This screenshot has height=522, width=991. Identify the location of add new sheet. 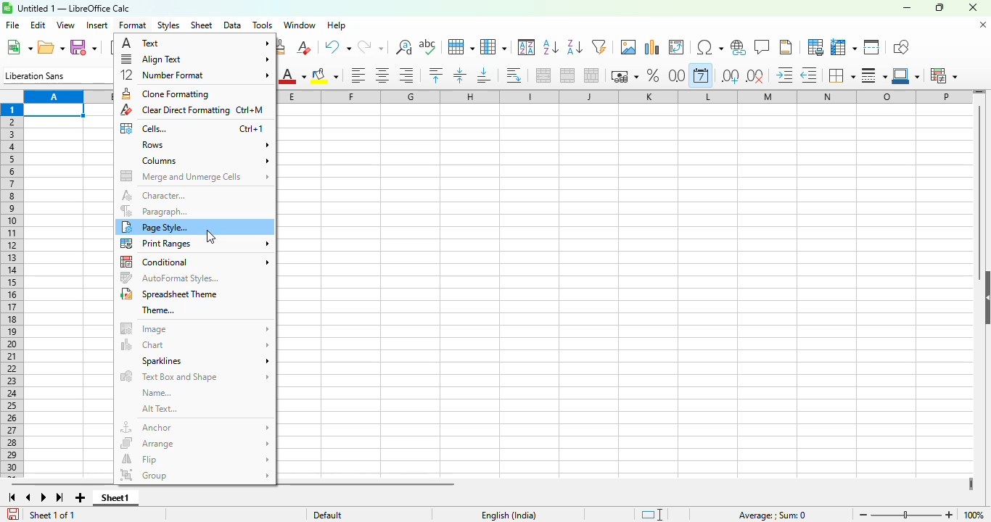
(81, 498).